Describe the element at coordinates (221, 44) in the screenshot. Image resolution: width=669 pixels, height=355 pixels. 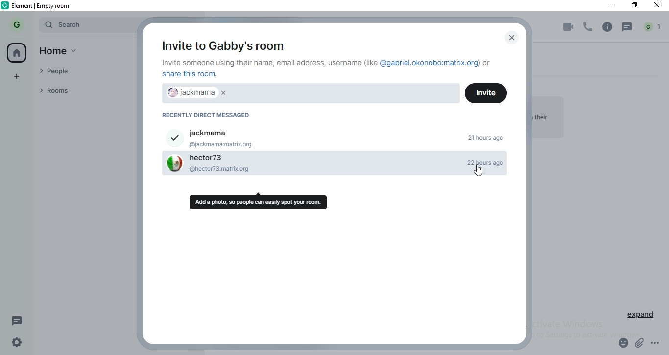
I see `invite to gabby's room` at that location.